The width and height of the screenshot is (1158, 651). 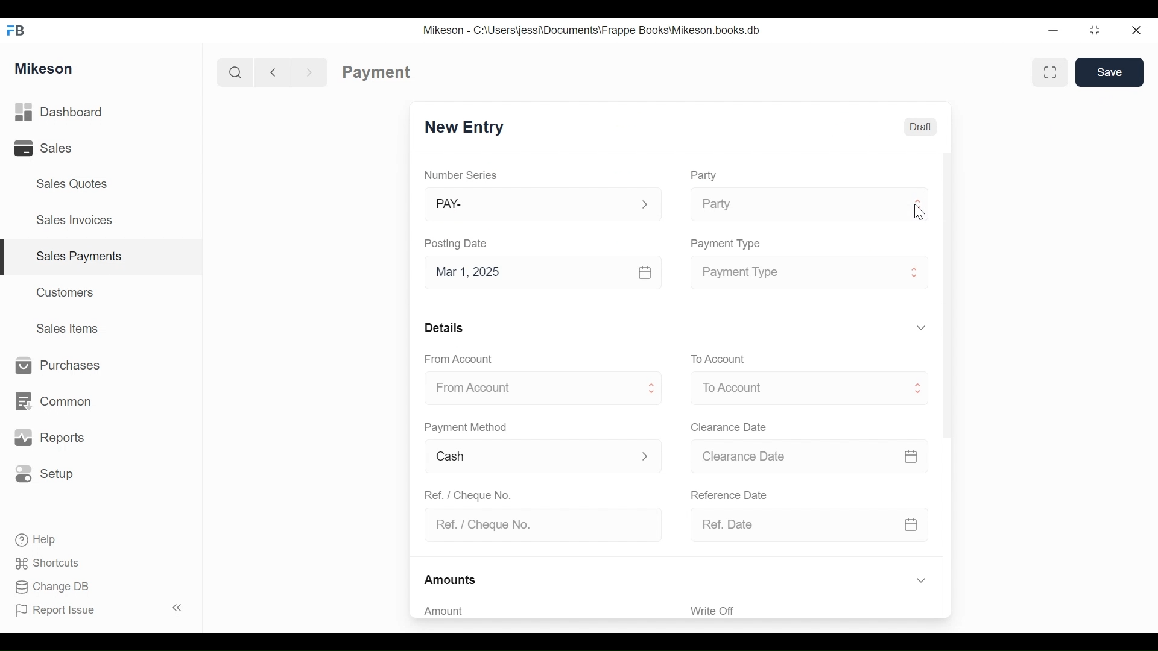 I want to click on Purchases, so click(x=57, y=365).